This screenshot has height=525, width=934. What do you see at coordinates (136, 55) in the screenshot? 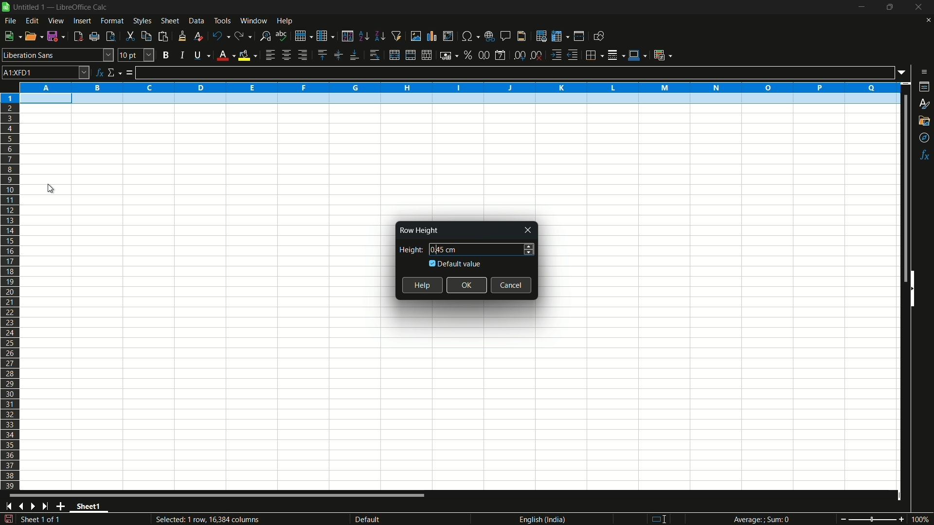
I see `font size` at bounding box center [136, 55].